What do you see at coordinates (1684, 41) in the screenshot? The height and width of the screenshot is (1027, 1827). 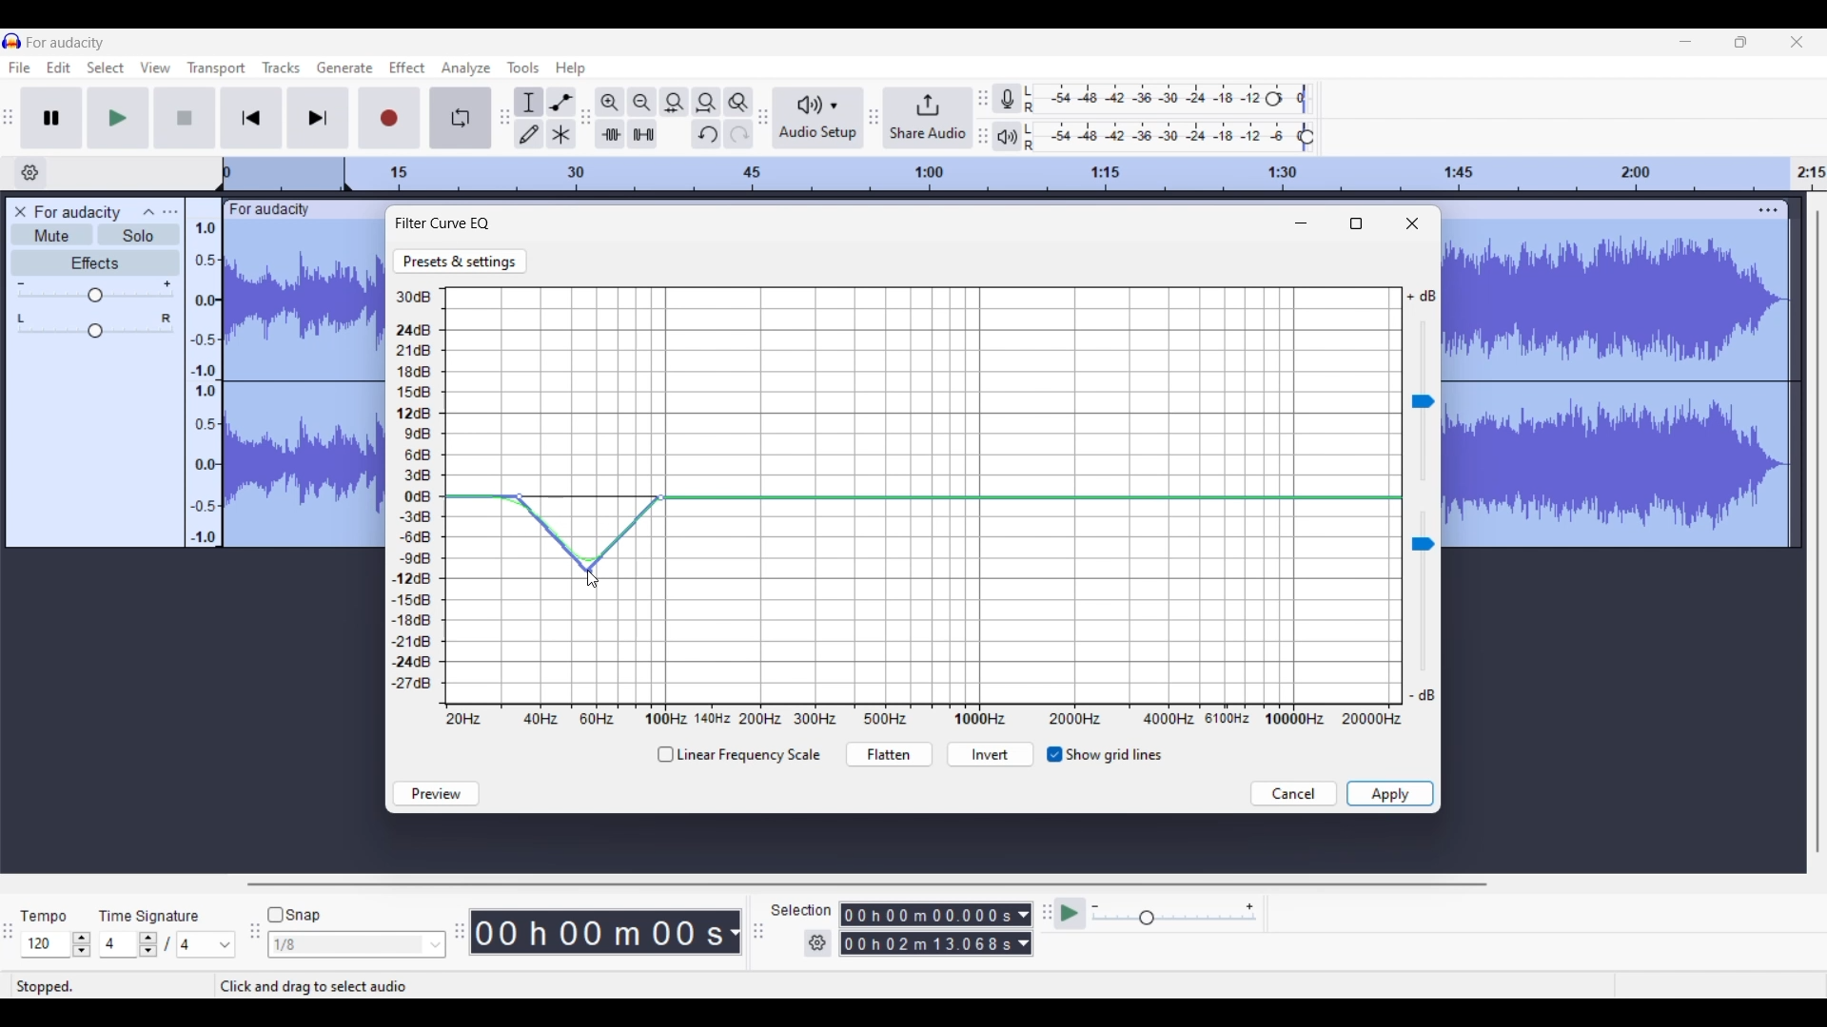 I see `Minimize` at bounding box center [1684, 41].